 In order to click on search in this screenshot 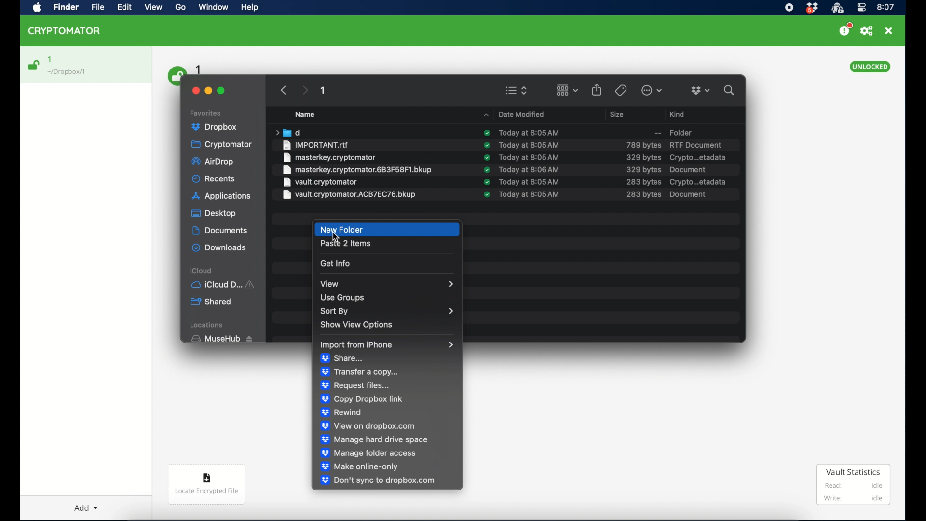, I will do `click(731, 90)`.